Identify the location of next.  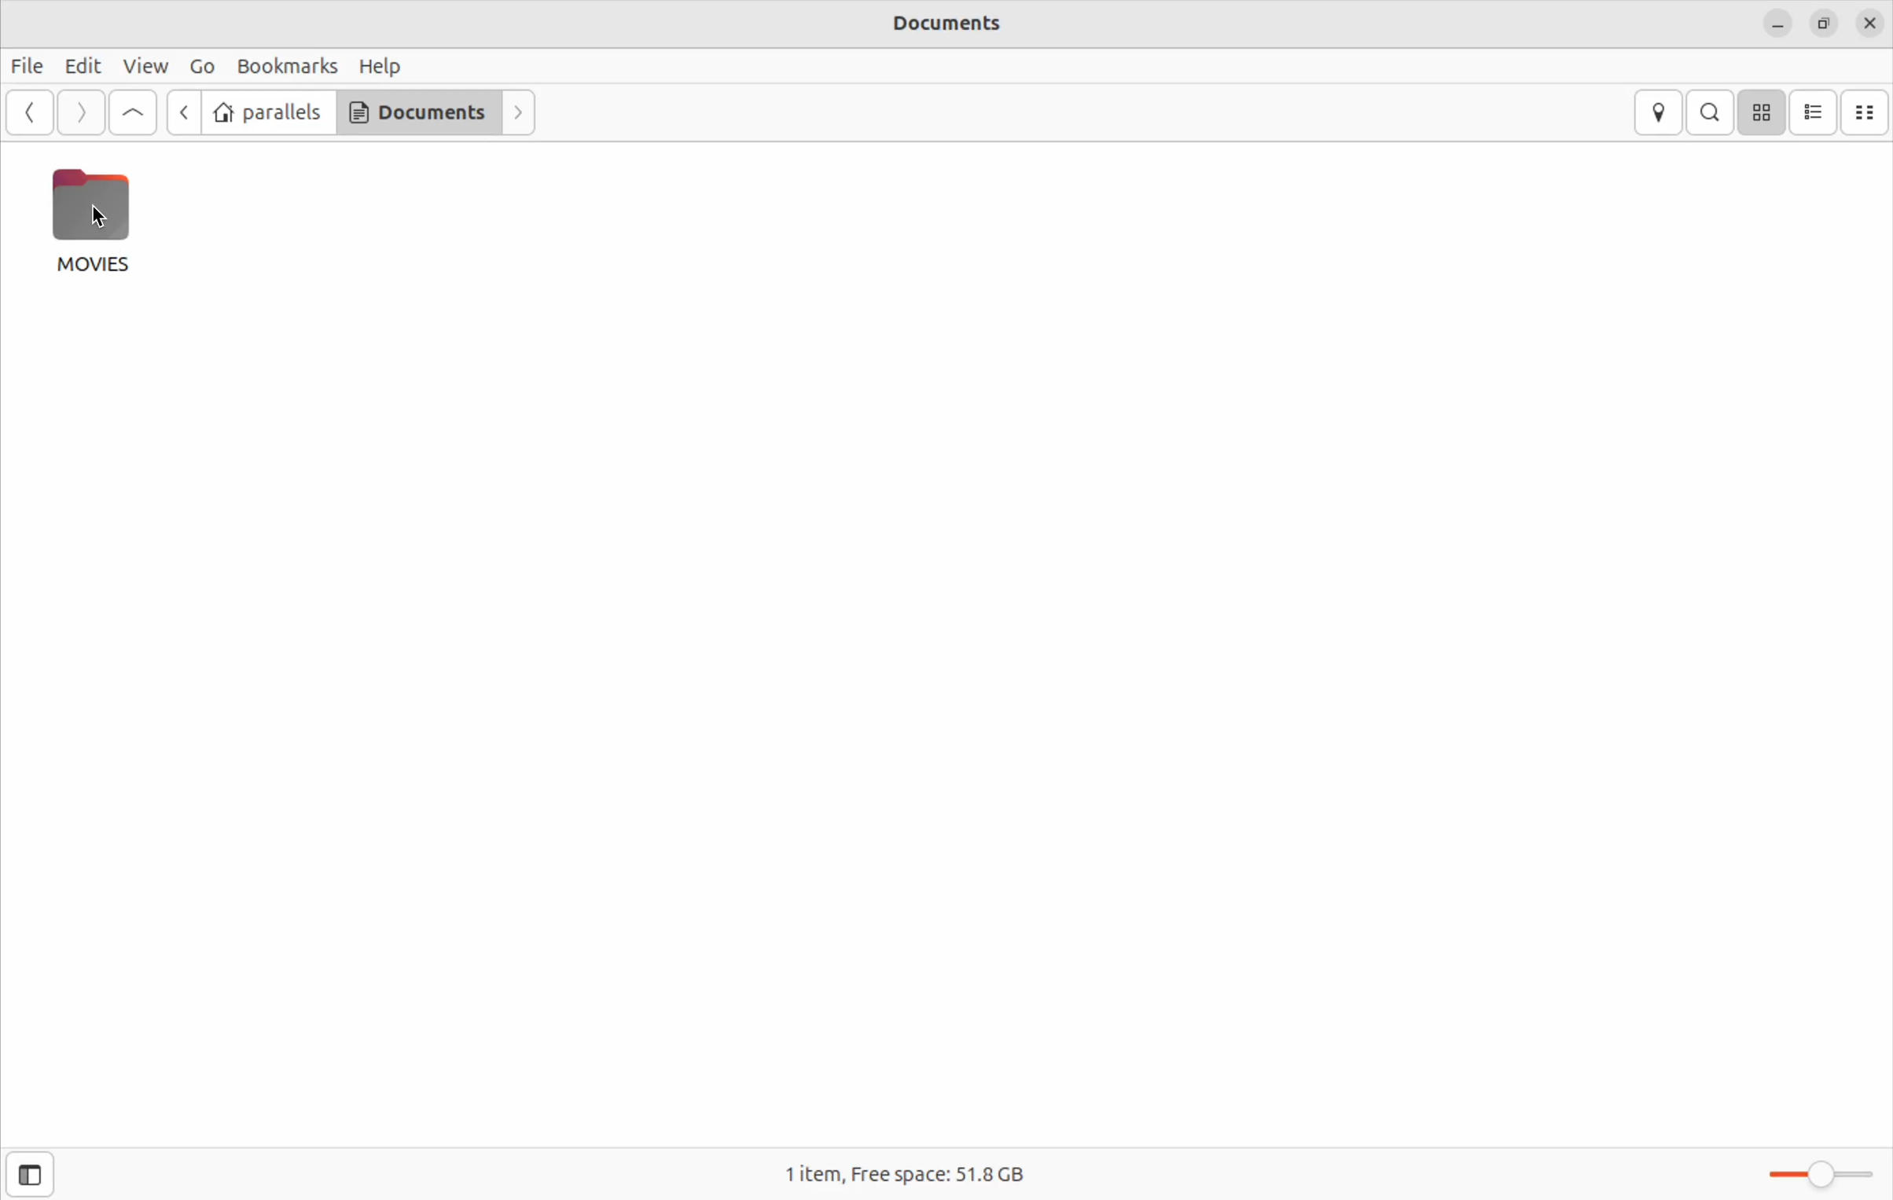
(82, 111).